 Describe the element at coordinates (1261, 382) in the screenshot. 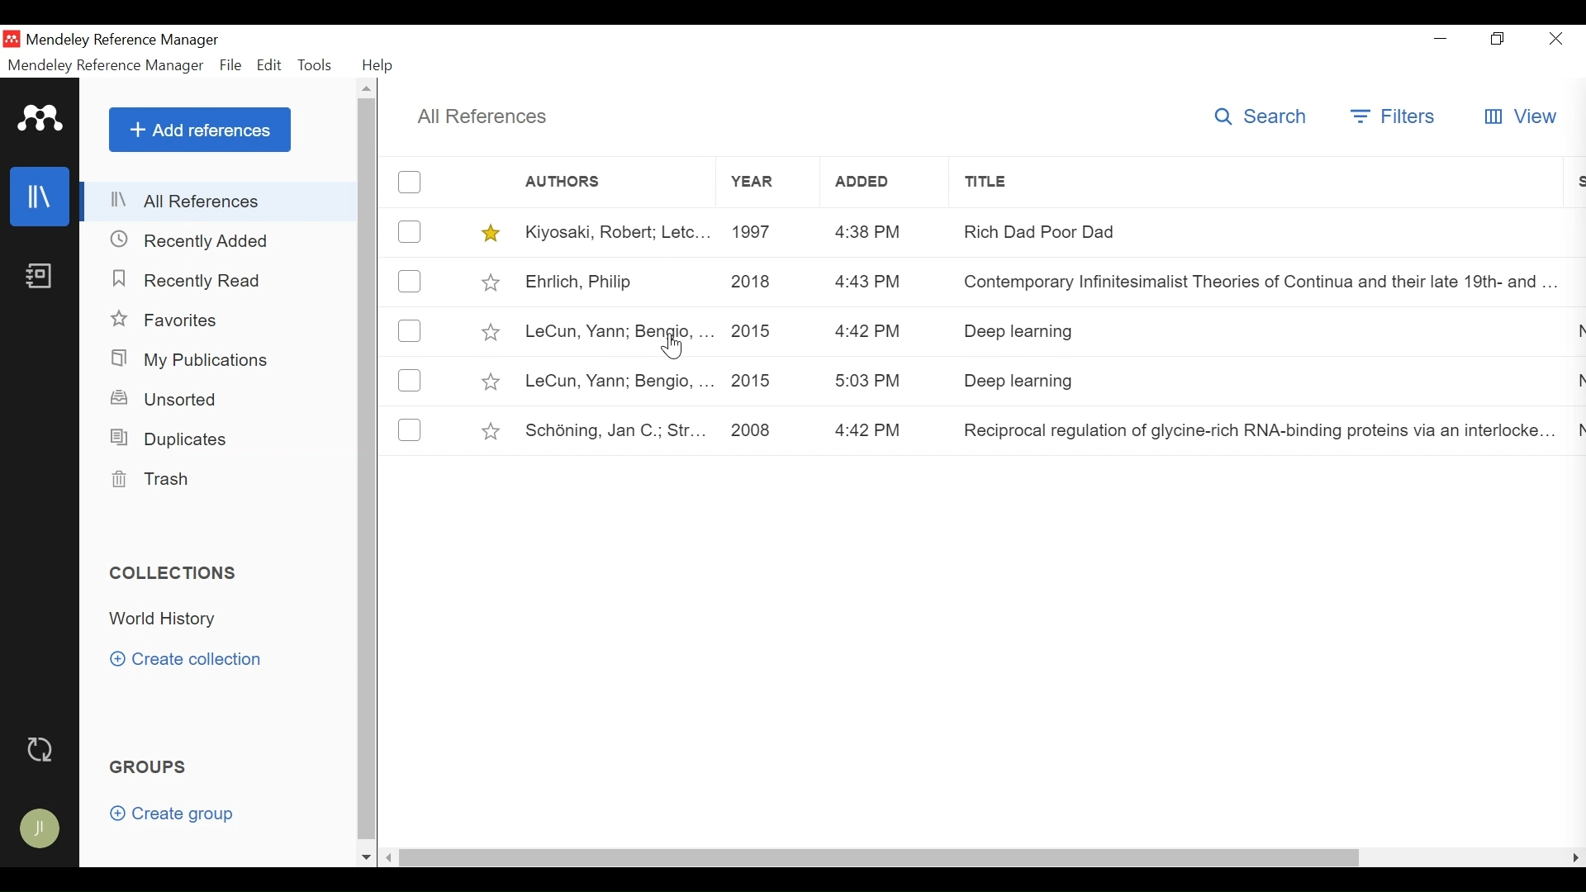

I see `Deep learning` at that location.